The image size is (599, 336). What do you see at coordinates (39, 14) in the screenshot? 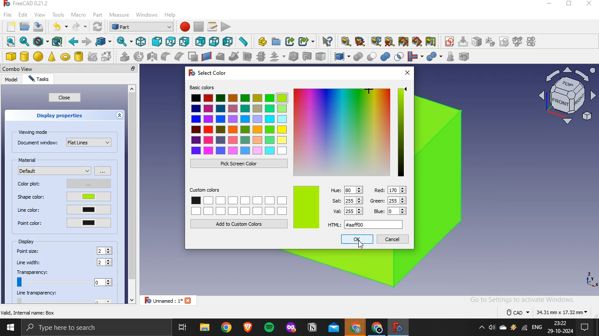
I see `view` at bounding box center [39, 14].